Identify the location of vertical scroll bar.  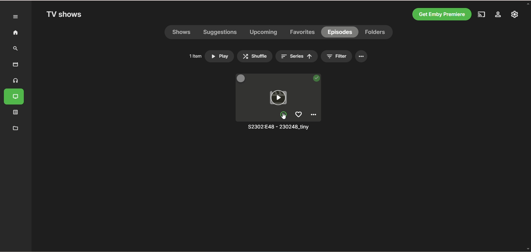
(528, 127).